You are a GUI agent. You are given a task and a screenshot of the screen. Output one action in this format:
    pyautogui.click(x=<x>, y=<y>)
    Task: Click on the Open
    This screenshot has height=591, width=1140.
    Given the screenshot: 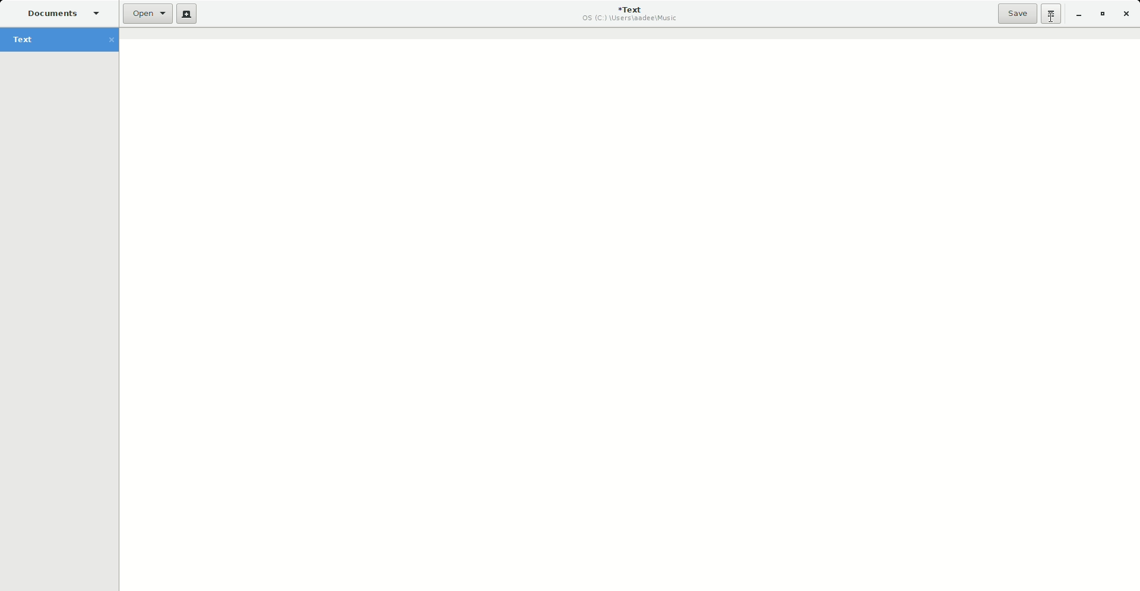 What is the action you would take?
    pyautogui.click(x=148, y=14)
    